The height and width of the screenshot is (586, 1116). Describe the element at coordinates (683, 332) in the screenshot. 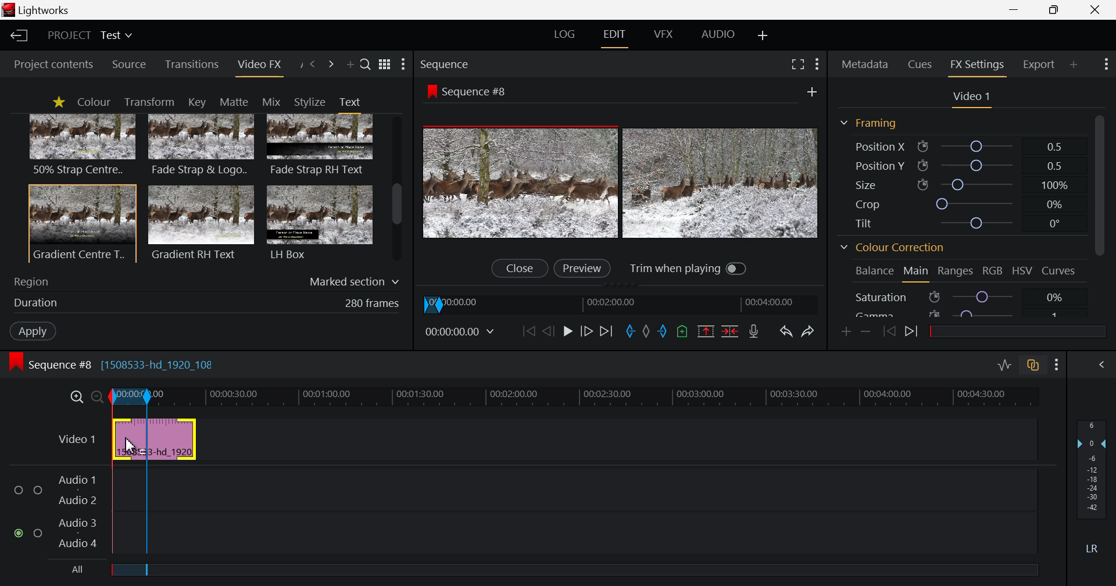

I see `Mark Cue` at that location.